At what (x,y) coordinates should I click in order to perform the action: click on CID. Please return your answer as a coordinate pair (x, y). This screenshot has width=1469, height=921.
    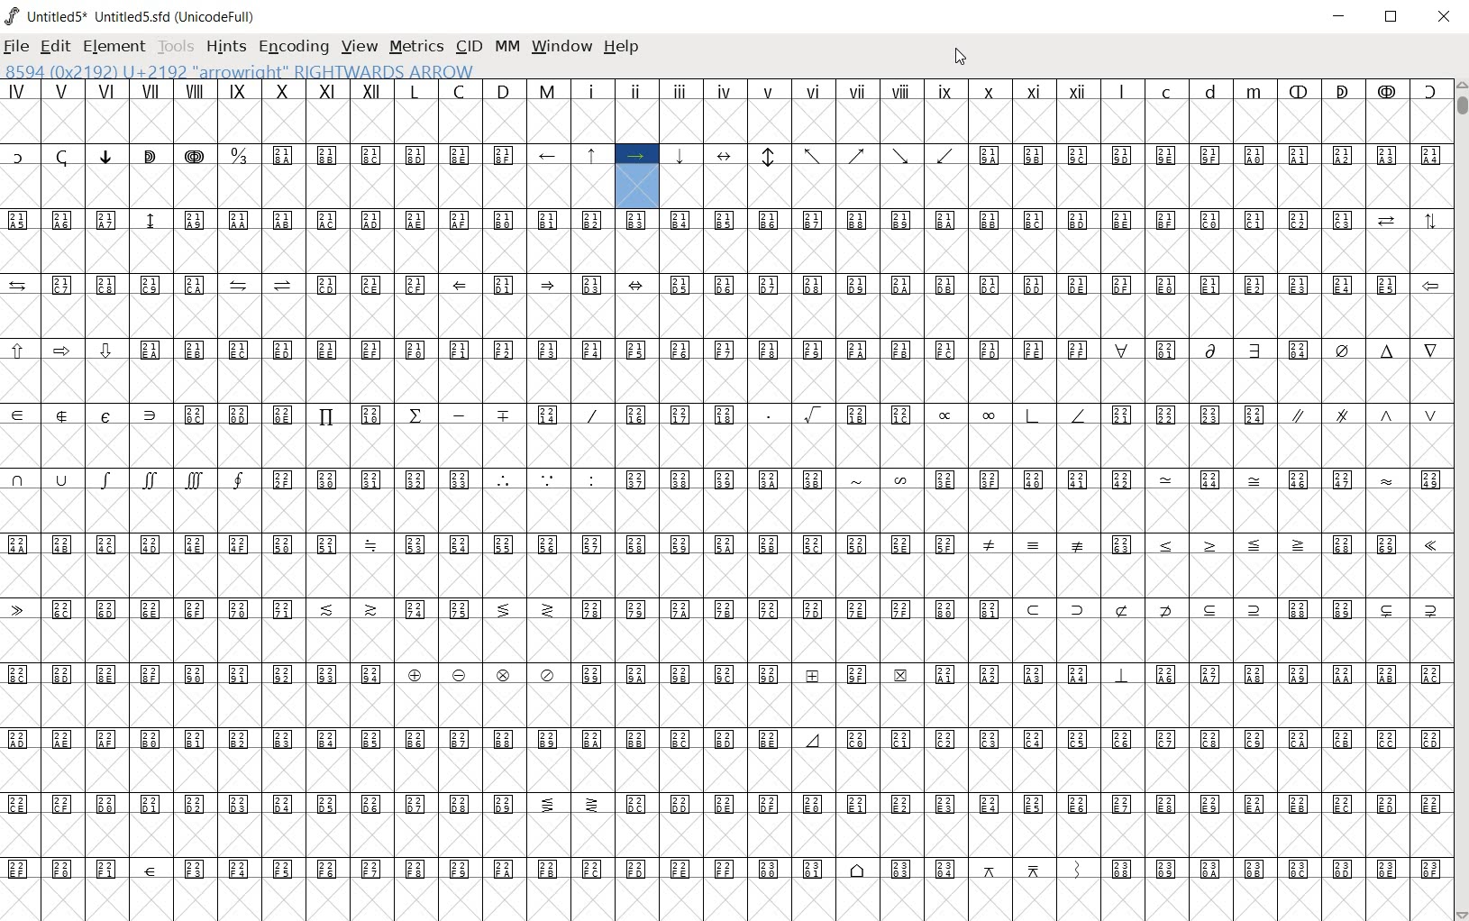
    Looking at the image, I should click on (468, 46).